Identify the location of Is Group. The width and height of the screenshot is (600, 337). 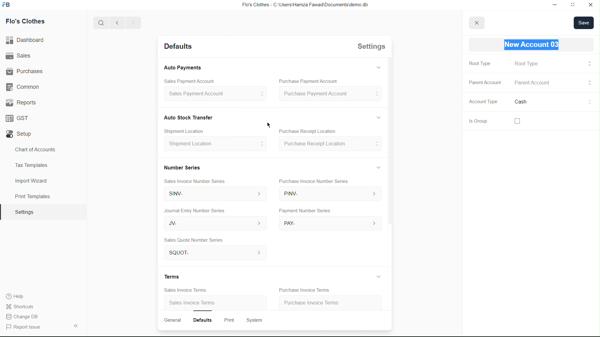
(475, 122).